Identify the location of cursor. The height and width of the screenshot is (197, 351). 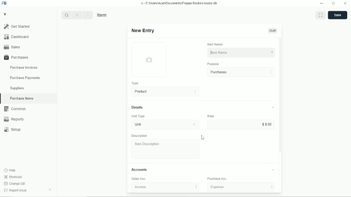
(203, 137).